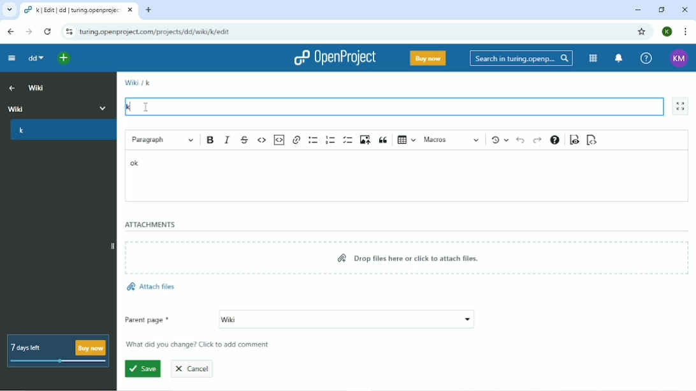  Describe the element at coordinates (641, 31) in the screenshot. I see `Bookmark this tab` at that location.